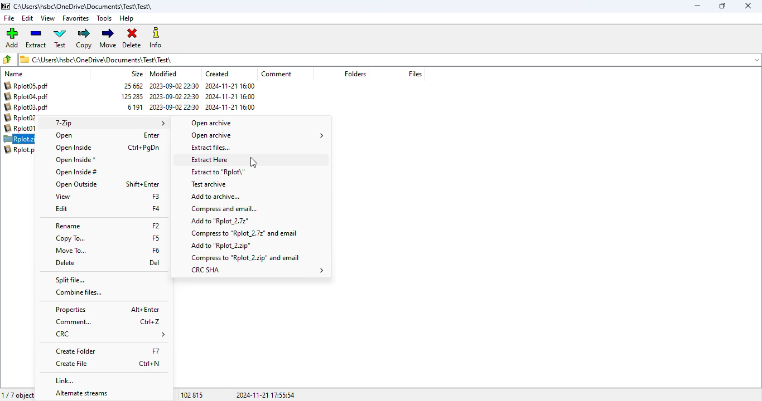 Image resolution: width=762 pixels, height=401 pixels. Describe the element at coordinates (62, 197) in the screenshot. I see `view` at that location.